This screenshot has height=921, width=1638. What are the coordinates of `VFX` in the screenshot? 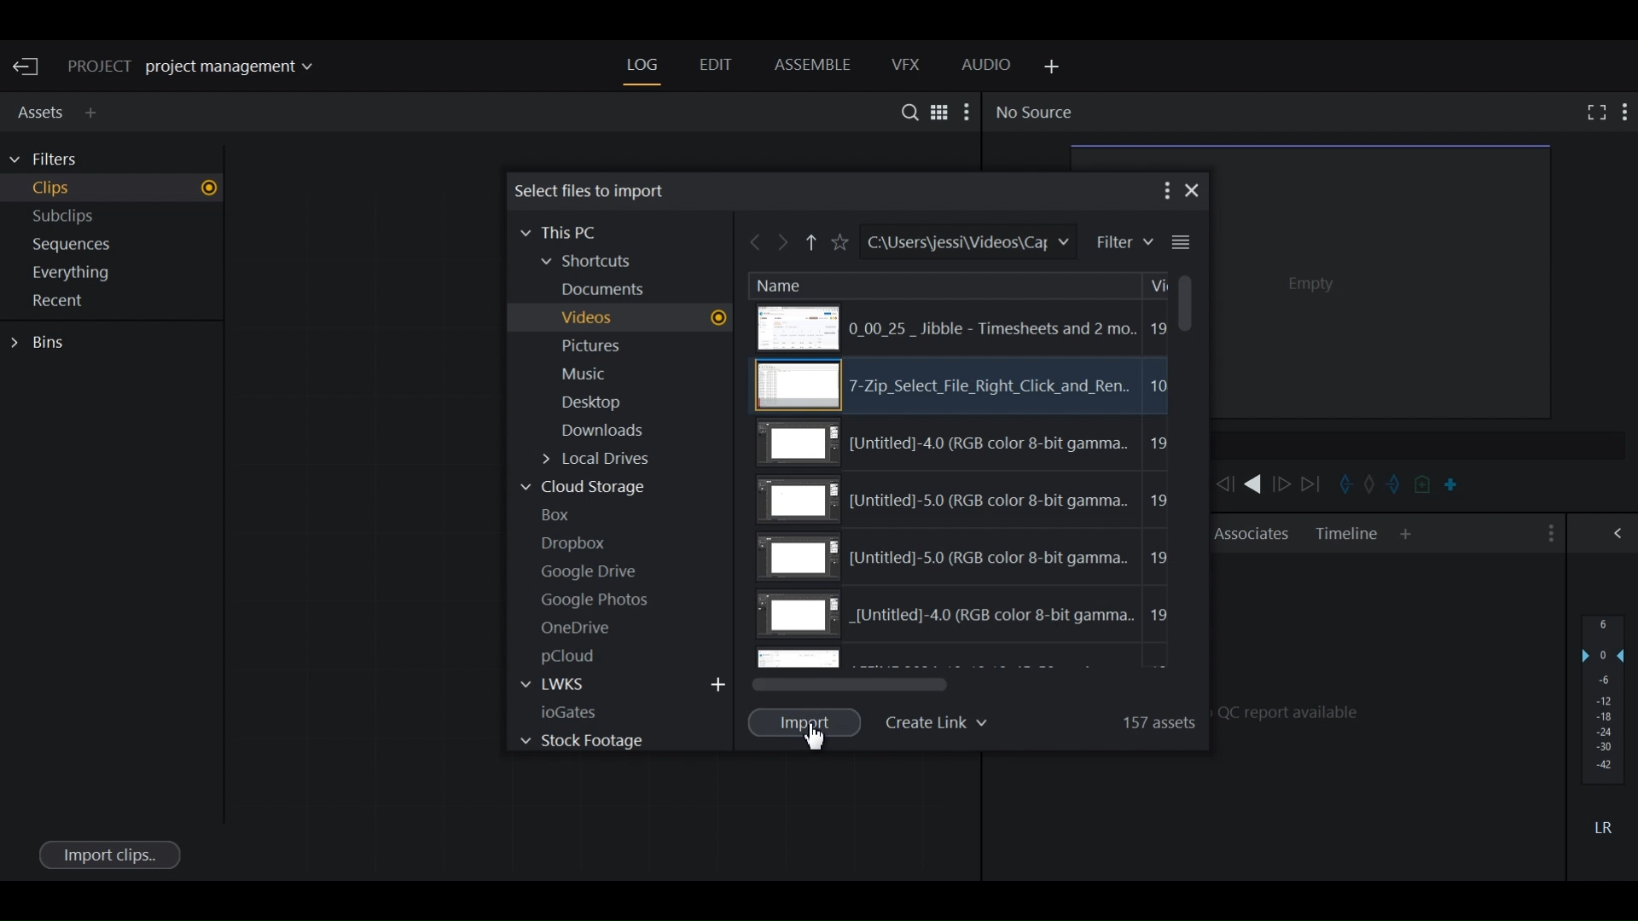 It's located at (907, 65).